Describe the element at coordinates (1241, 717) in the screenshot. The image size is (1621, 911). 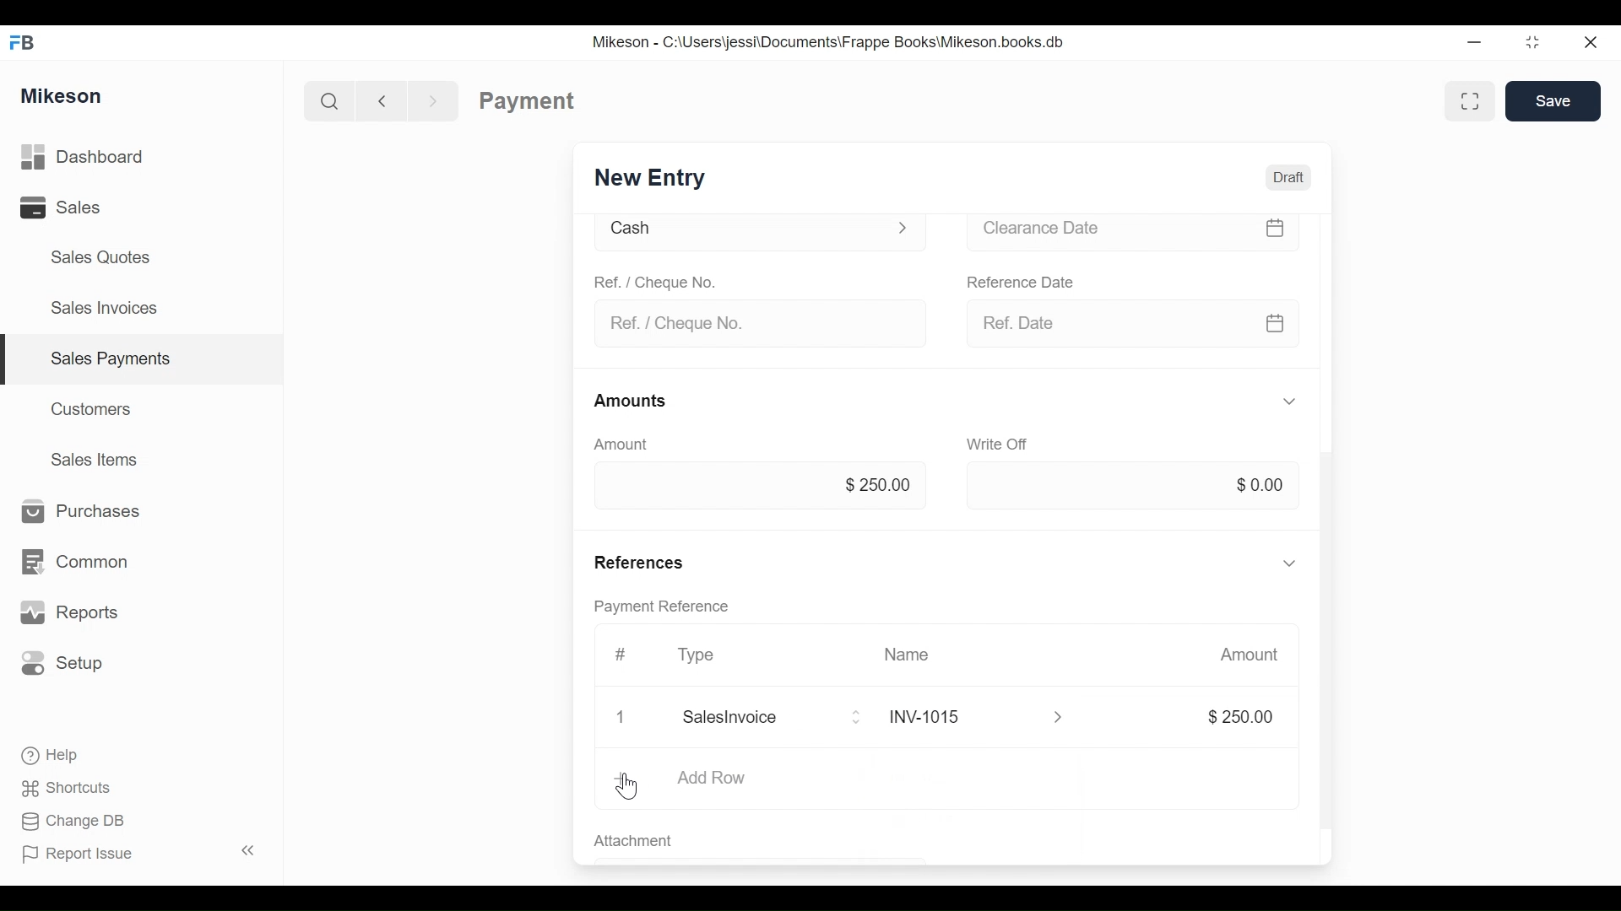
I see `$250.00` at that location.